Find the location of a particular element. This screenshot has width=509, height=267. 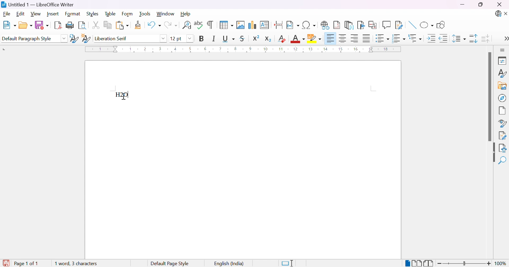

Properties is located at coordinates (503, 60).